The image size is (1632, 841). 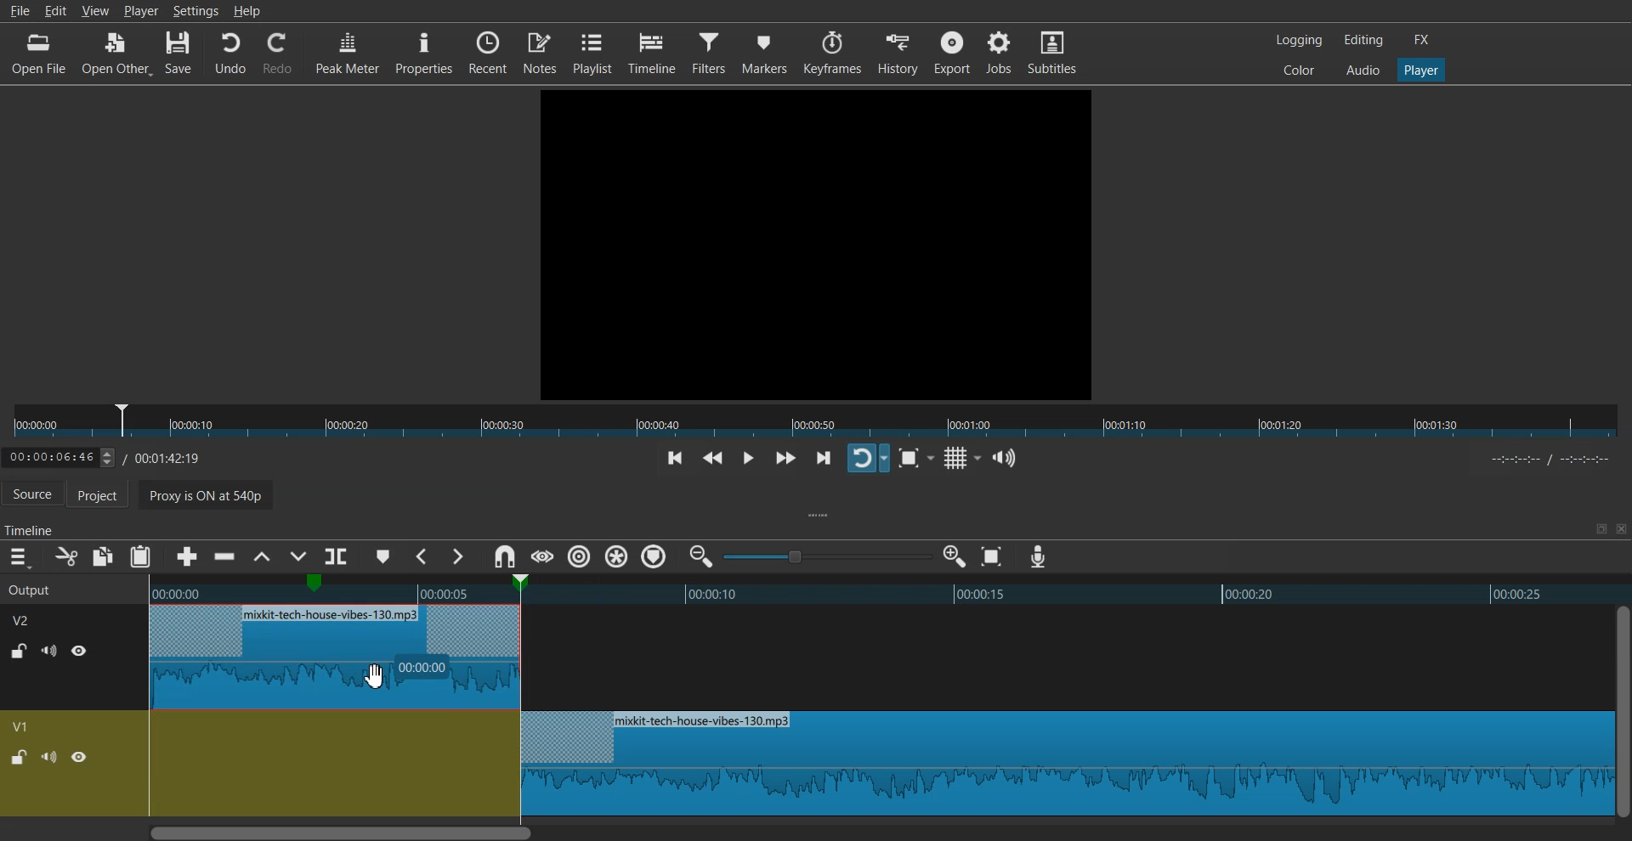 I want to click on Output, so click(x=53, y=588).